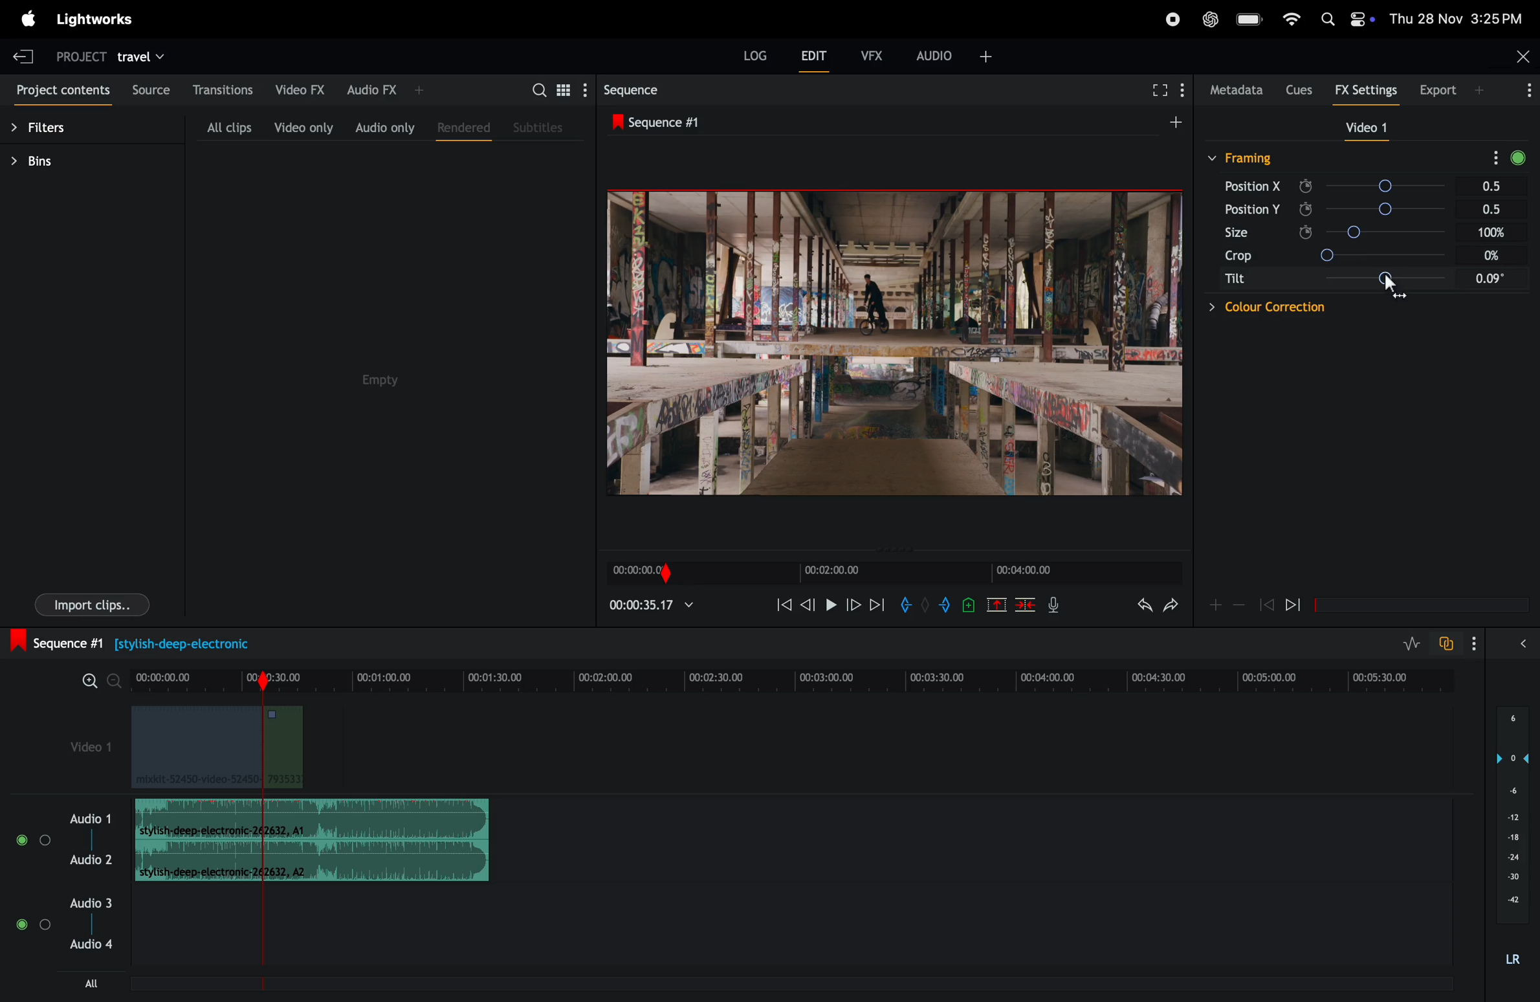  What do you see at coordinates (1215, 607) in the screenshot?
I see `Add keyframe` at bounding box center [1215, 607].